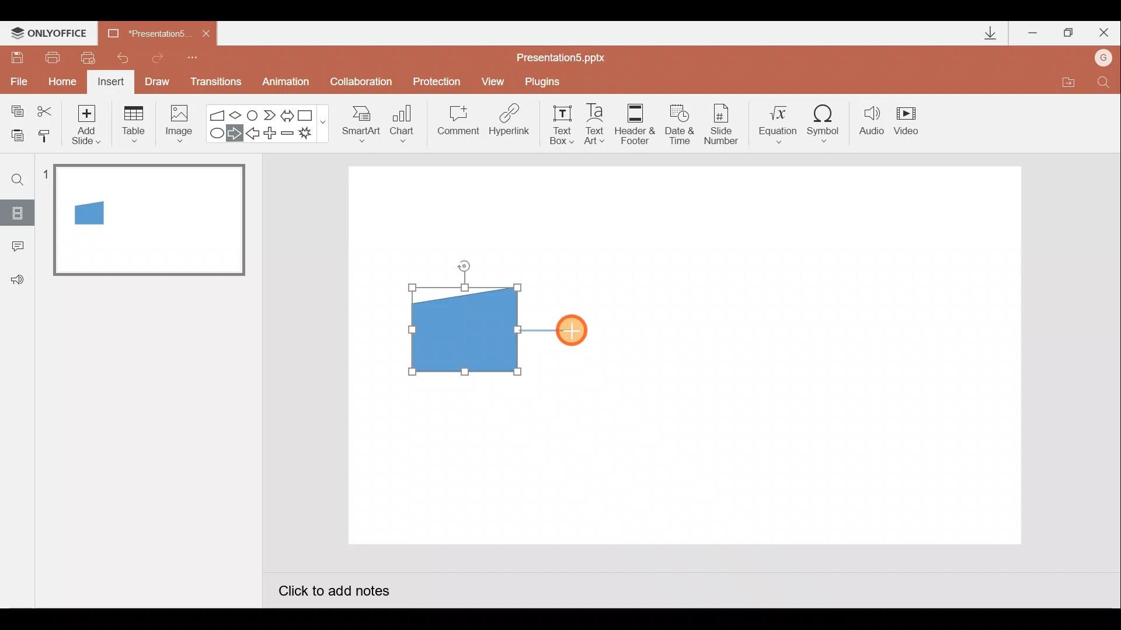  I want to click on Rectangle, so click(308, 114).